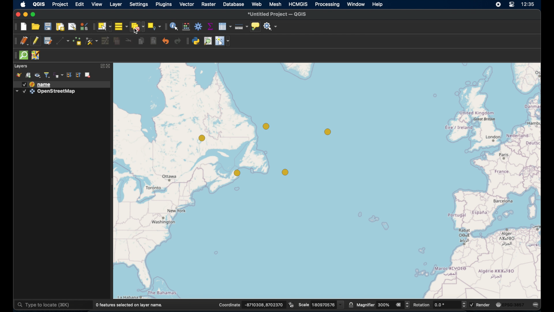  What do you see at coordinates (528, 4) in the screenshot?
I see `12:35` at bounding box center [528, 4].